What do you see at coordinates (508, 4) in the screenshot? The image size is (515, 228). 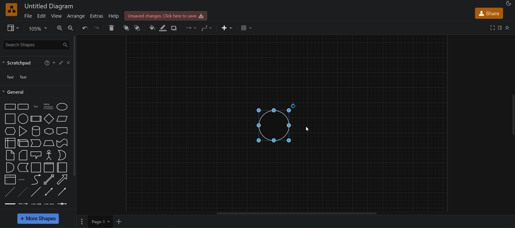 I see `appearance` at bounding box center [508, 4].